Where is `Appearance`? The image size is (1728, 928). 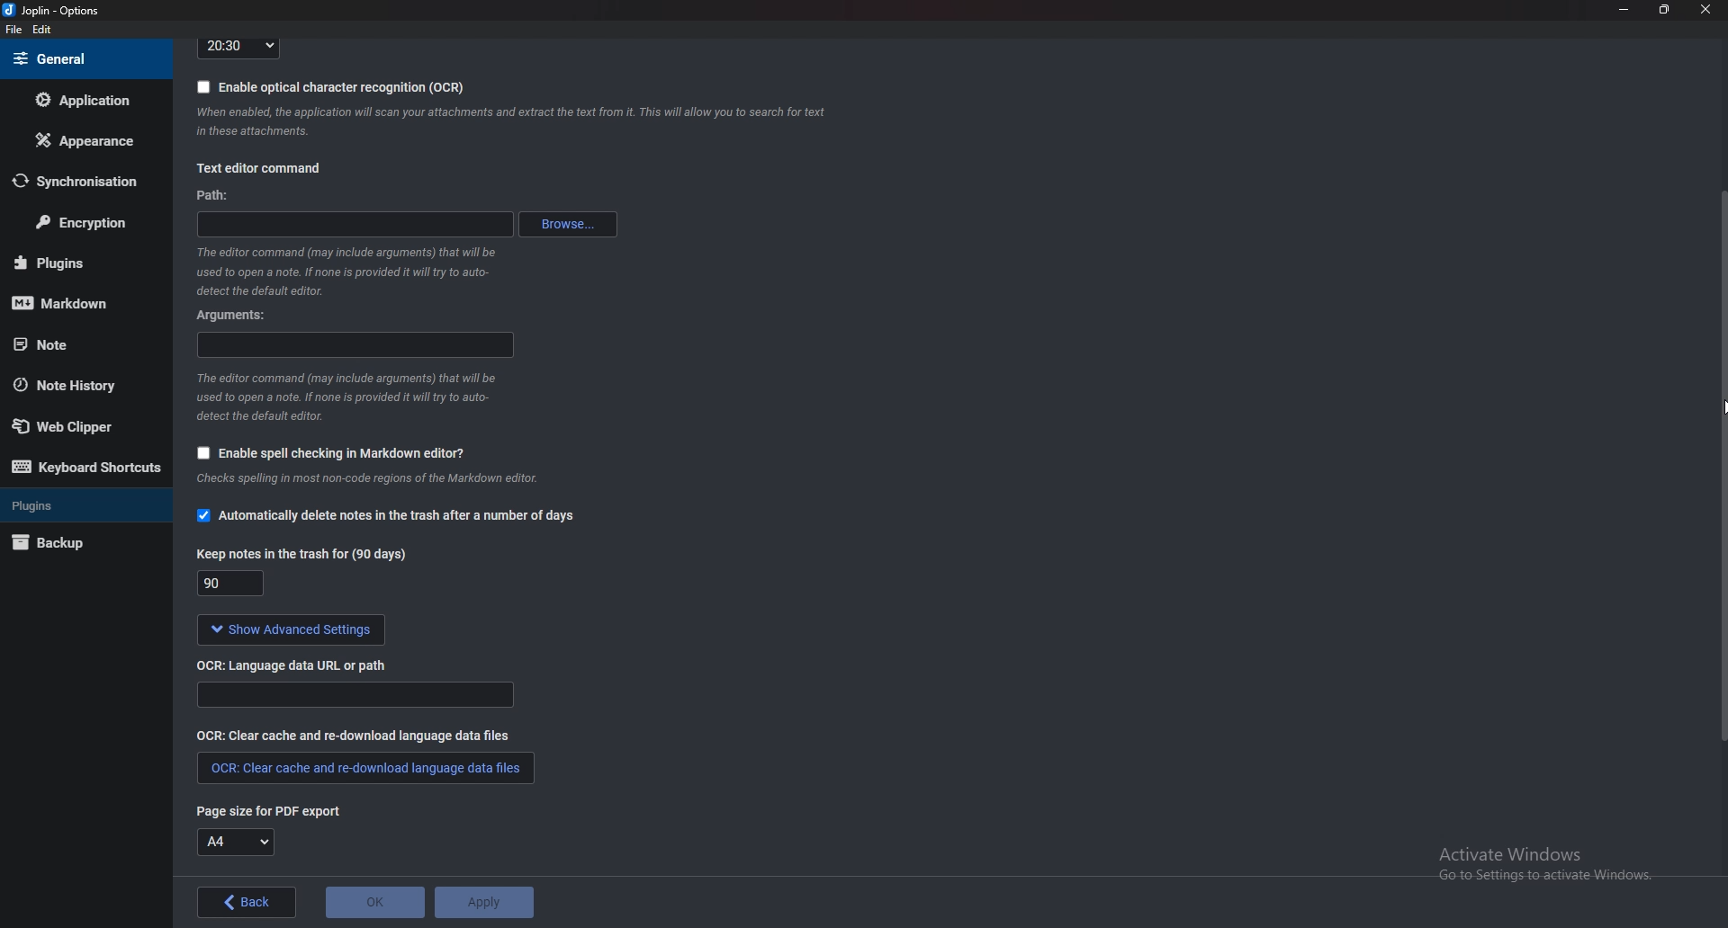
Appearance is located at coordinates (83, 140).